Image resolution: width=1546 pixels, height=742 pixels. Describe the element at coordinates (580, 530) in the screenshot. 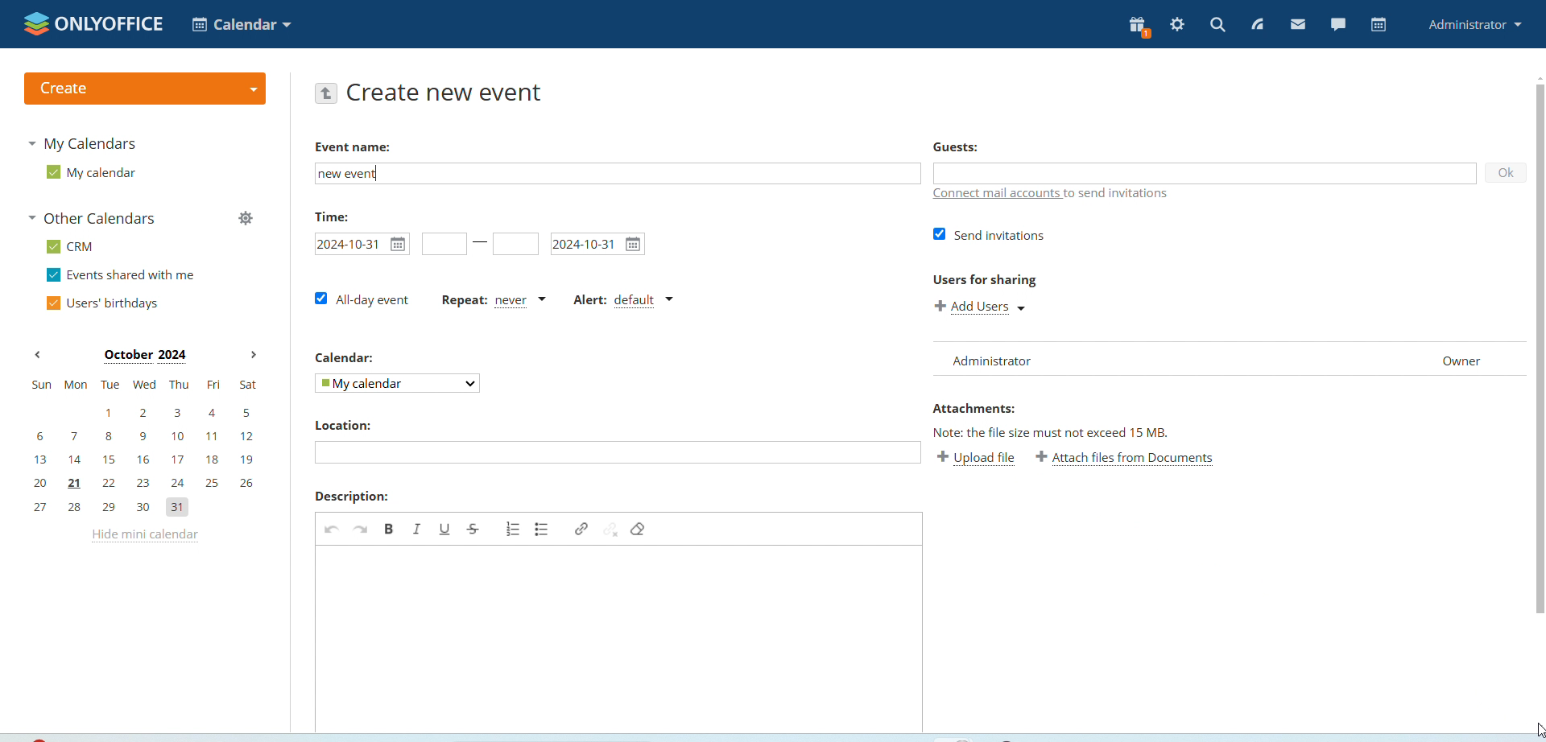

I see `link` at that location.